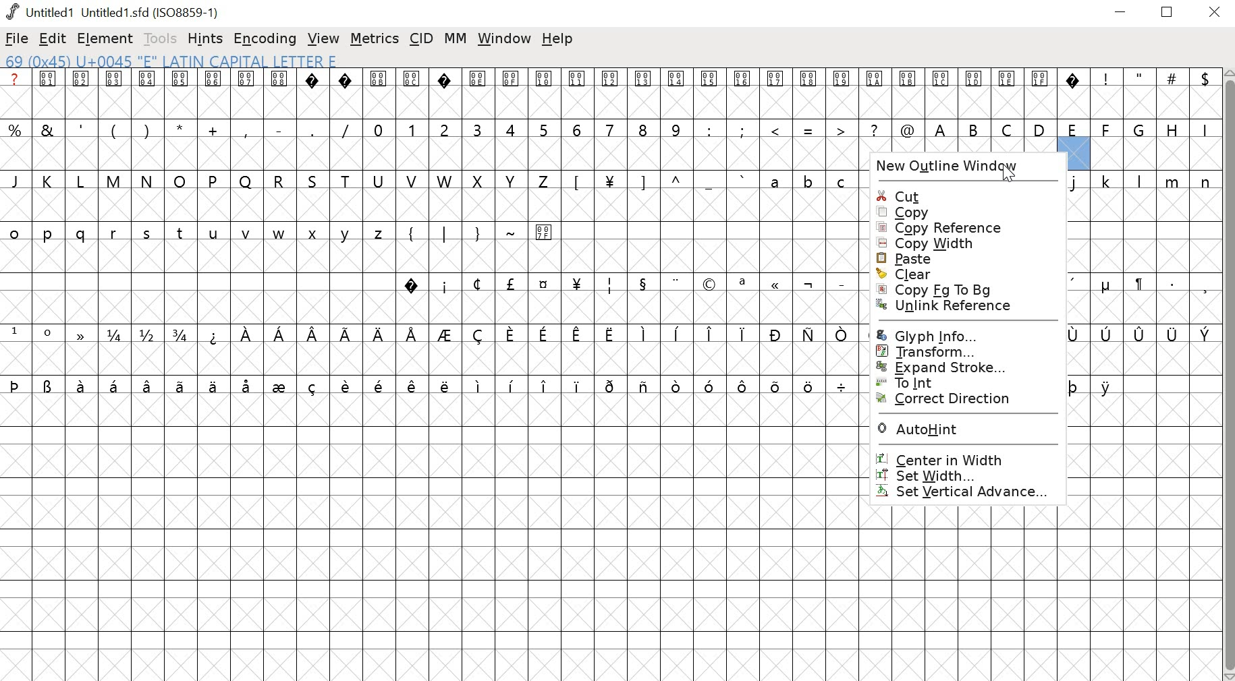 This screenshot has height=681, width=1235. Describe the element at coordinates (1228, 375) in the screenshot. I see `scrollbar` at that location.